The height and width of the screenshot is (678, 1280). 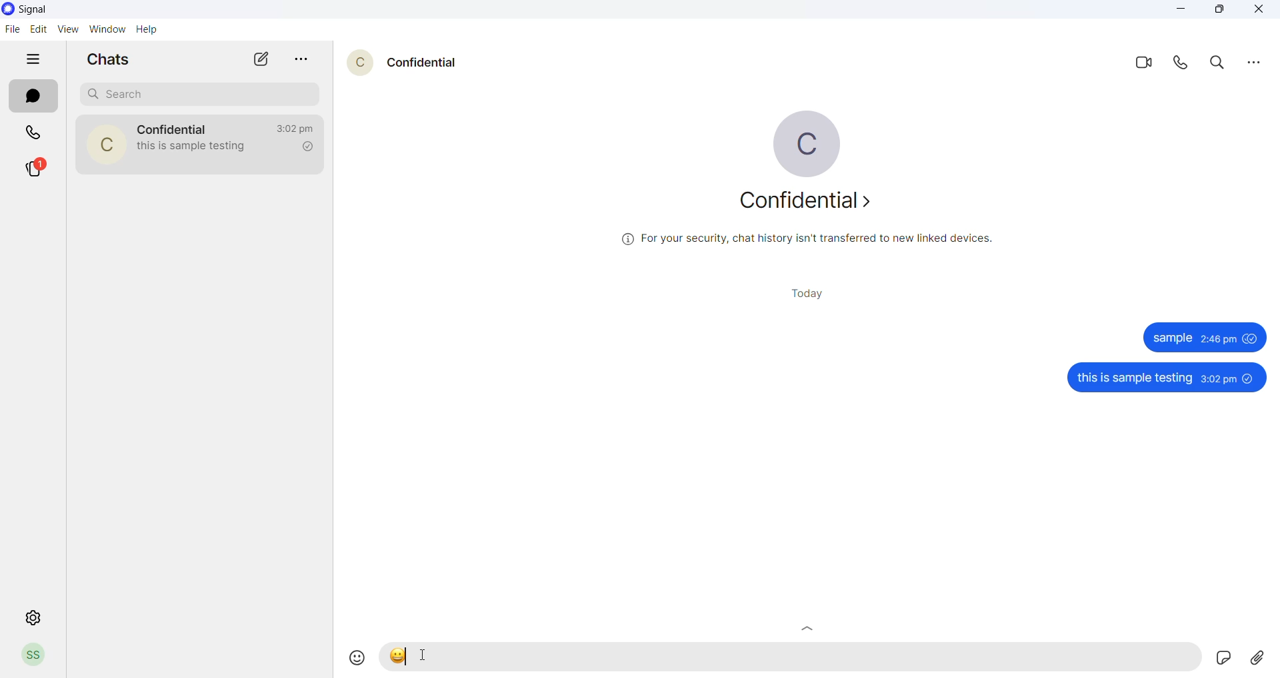 What do you see at coordinates (806, 240) in the screenshot?
I see `security related text` at bounding box center [806, 240].